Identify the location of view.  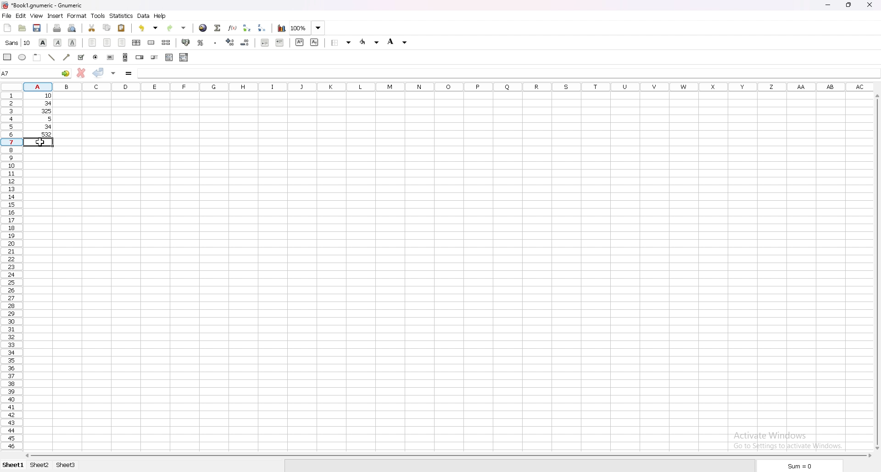
(36, 16).